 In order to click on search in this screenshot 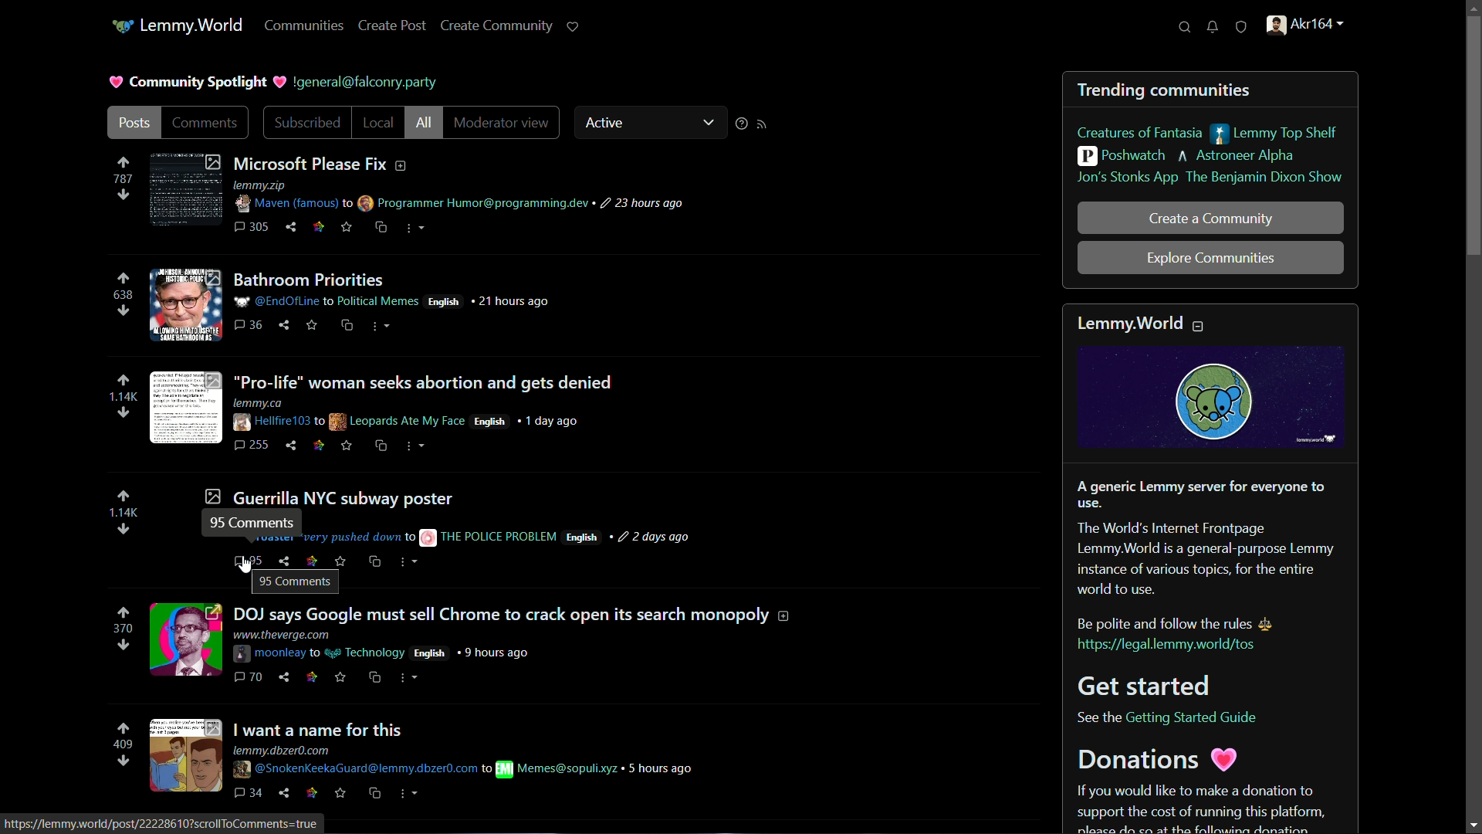, I will do `click(1185, 28)`.